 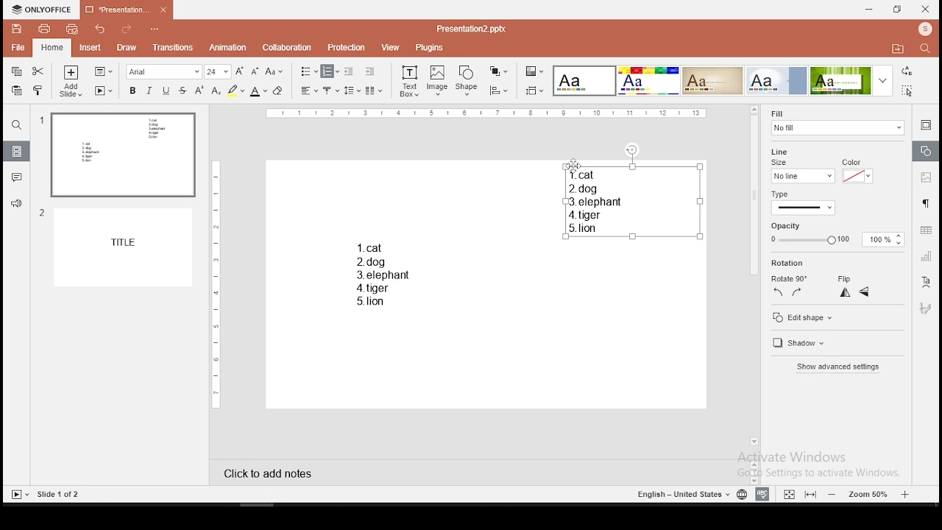 I want to click on underline, so click(x=166, y=91).